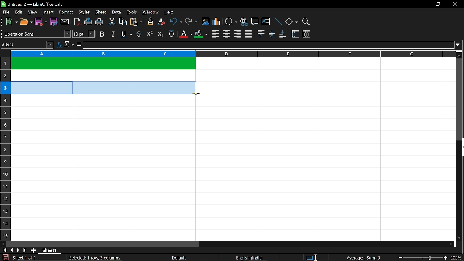  What do you see at coordinates (48, 12) in the screenshot?
I see `insert` at bounding box center [48, 12].